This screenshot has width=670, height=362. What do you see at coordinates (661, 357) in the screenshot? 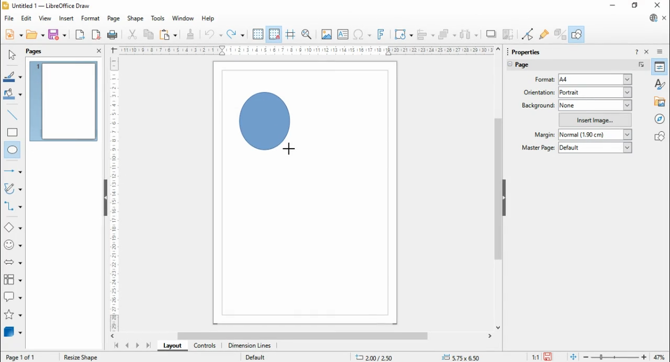
I see `47%` at bounding box center [661, 357].